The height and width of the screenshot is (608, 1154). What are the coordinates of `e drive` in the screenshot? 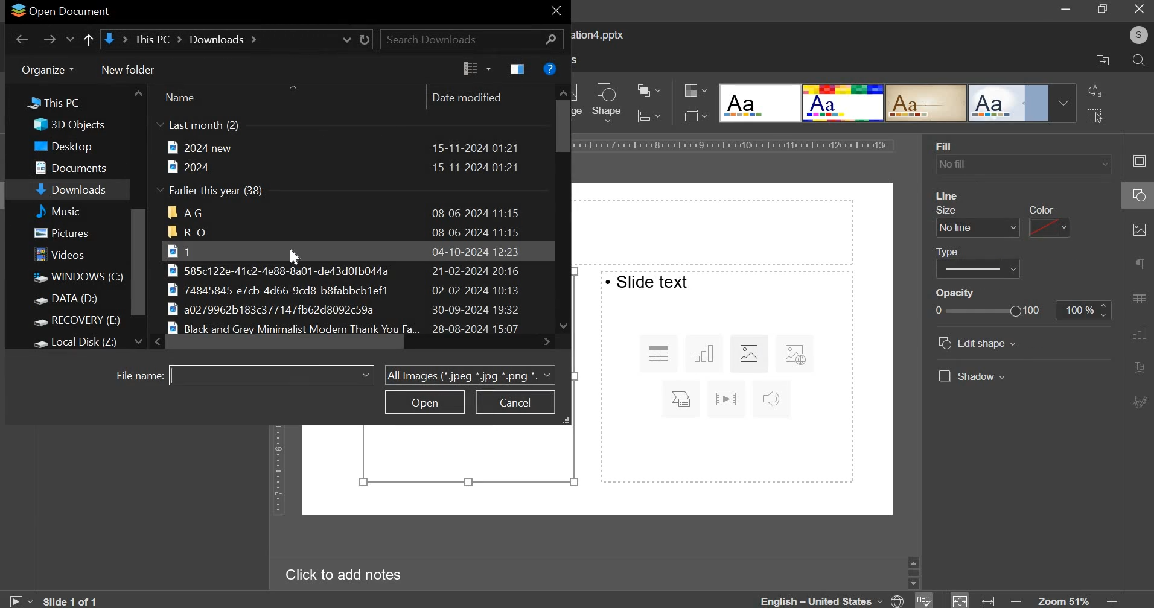 It's located at (80, 322).